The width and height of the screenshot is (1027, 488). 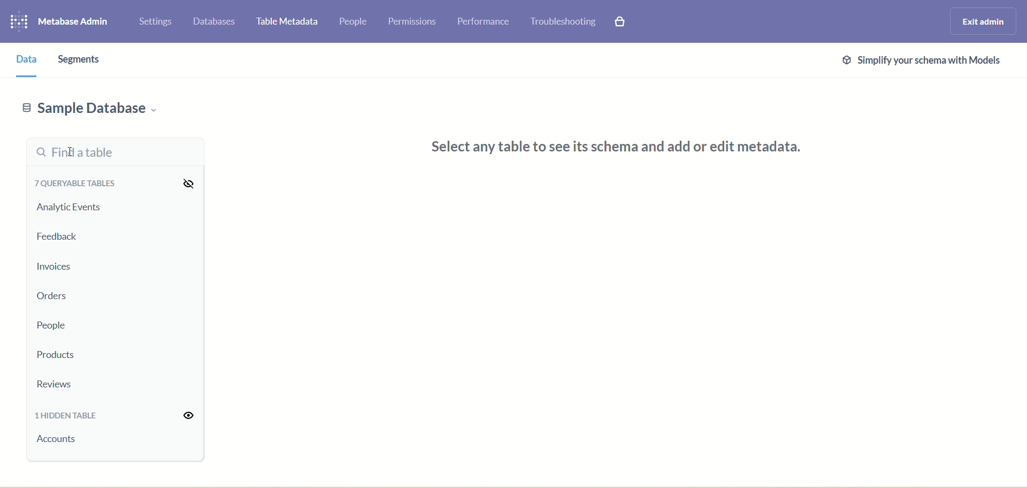 What do you see at coordinates (615, 148) in the screenshot?
I see `Select any table to see its schema and add or edit metadata.` at bounding box center [615, 148].